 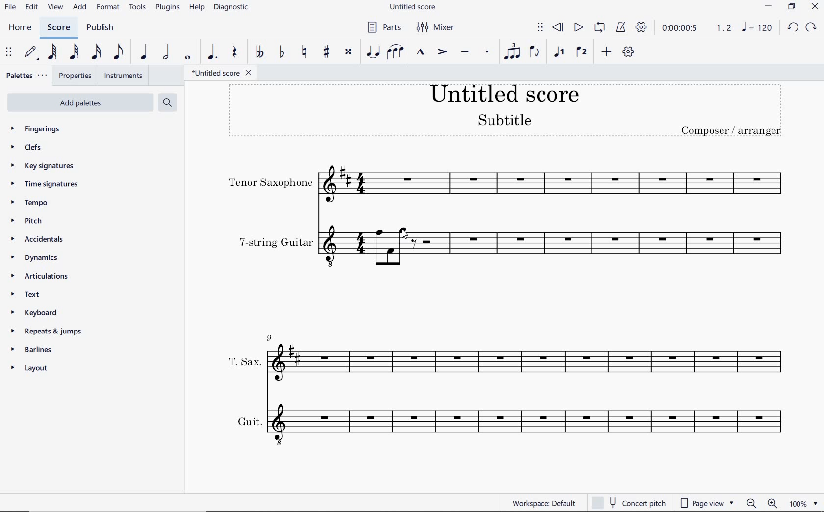 What do you see at coordinates (28, 75) in the screenshot?
I see `PALETTES` at bounding box center [28, 75].